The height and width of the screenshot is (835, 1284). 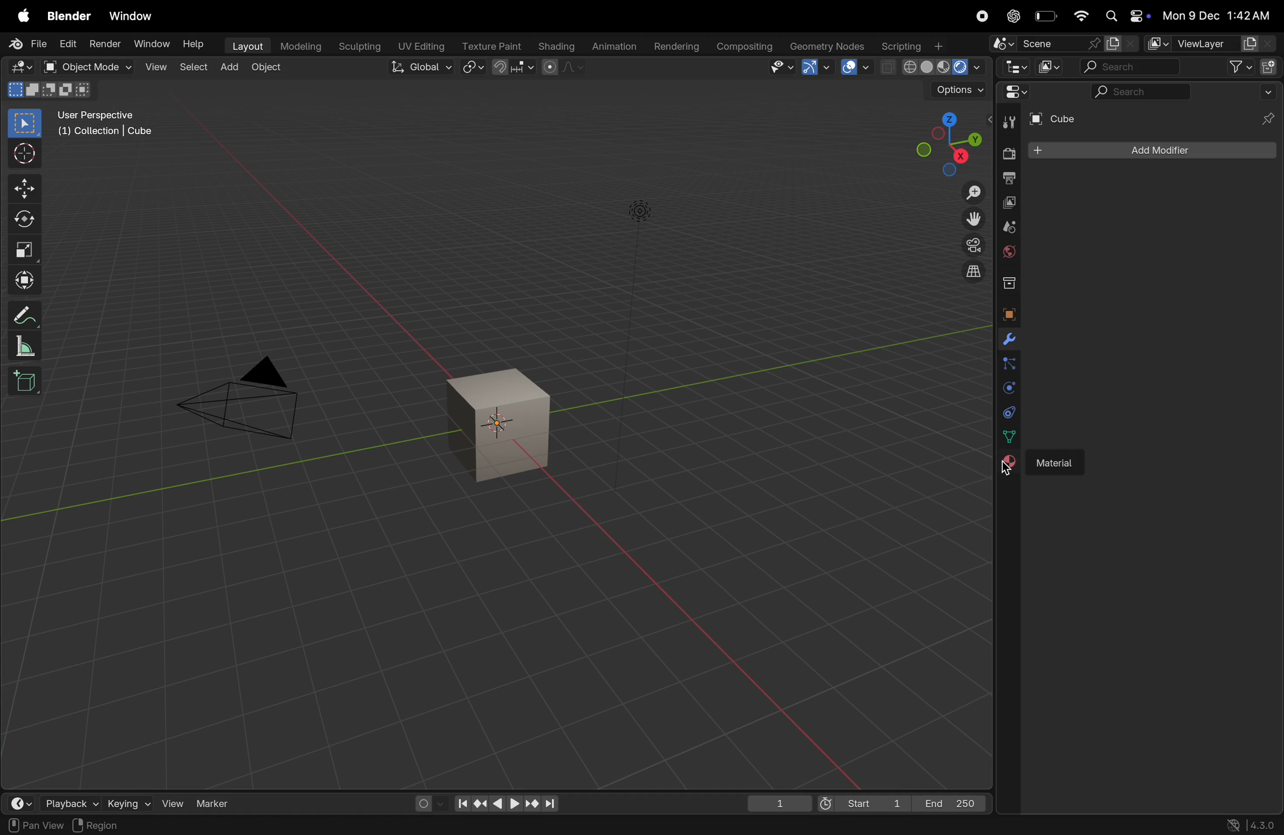 What do you see at coordinates (941, 140) in the screenshot?
I see `view point` at bounding box center [941, 140].